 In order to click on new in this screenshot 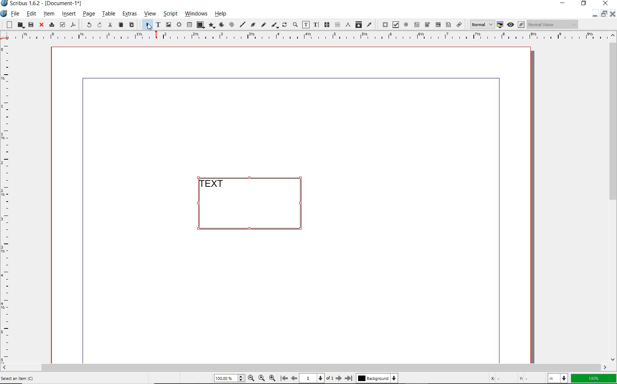, I will do `click(9, 24)`.